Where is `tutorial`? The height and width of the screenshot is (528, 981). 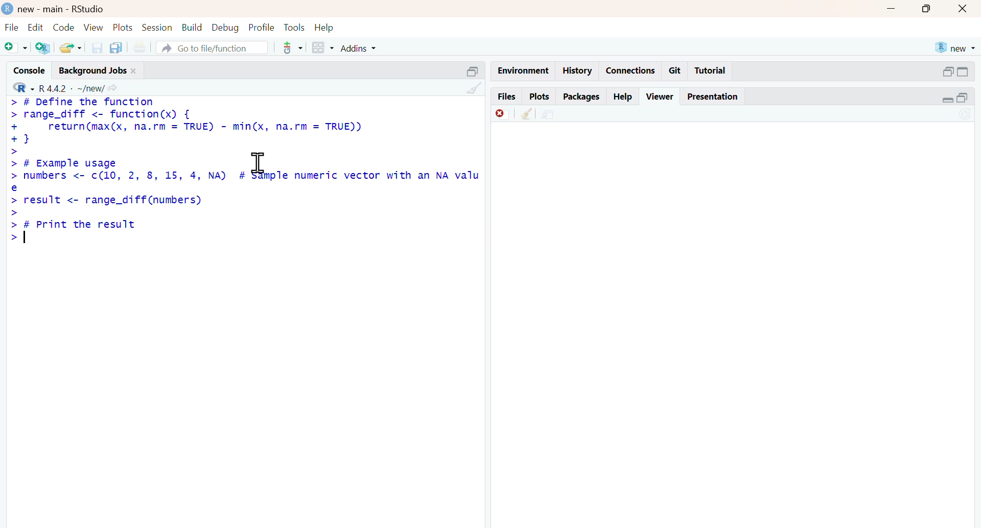
tutorial is located at coordinates (711, 71).